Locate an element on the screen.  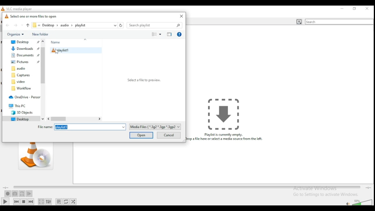
captures is located at coordinates (22, 75).